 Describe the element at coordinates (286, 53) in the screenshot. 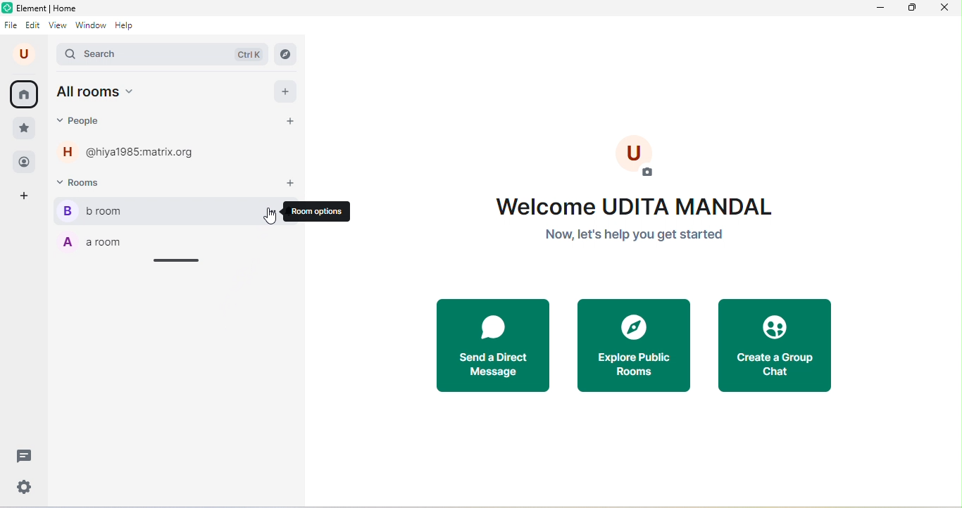

I see `explore rooms` at that location.